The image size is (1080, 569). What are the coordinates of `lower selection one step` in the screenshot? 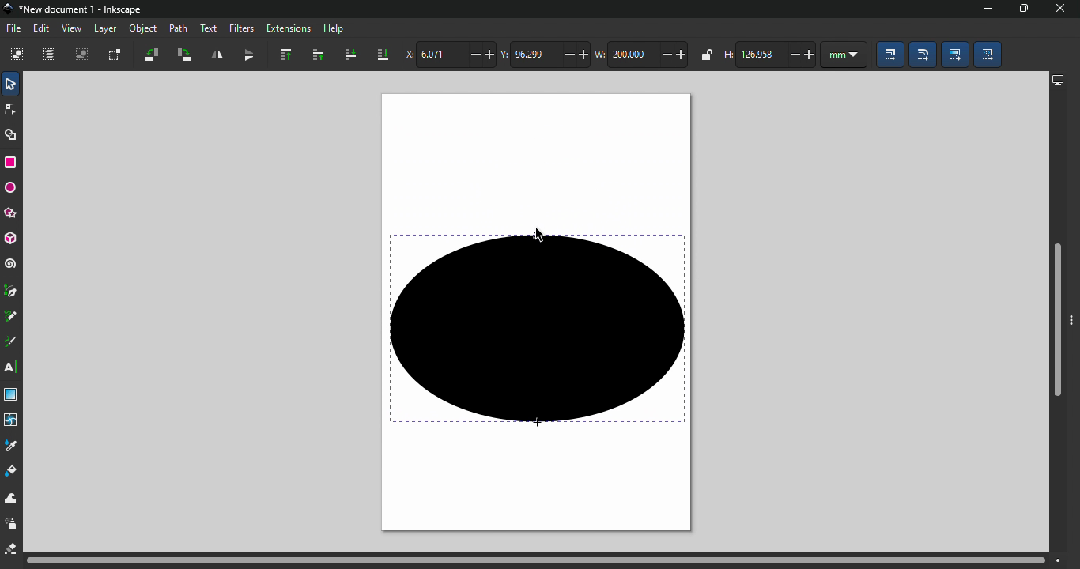 It's located at (351, 55).